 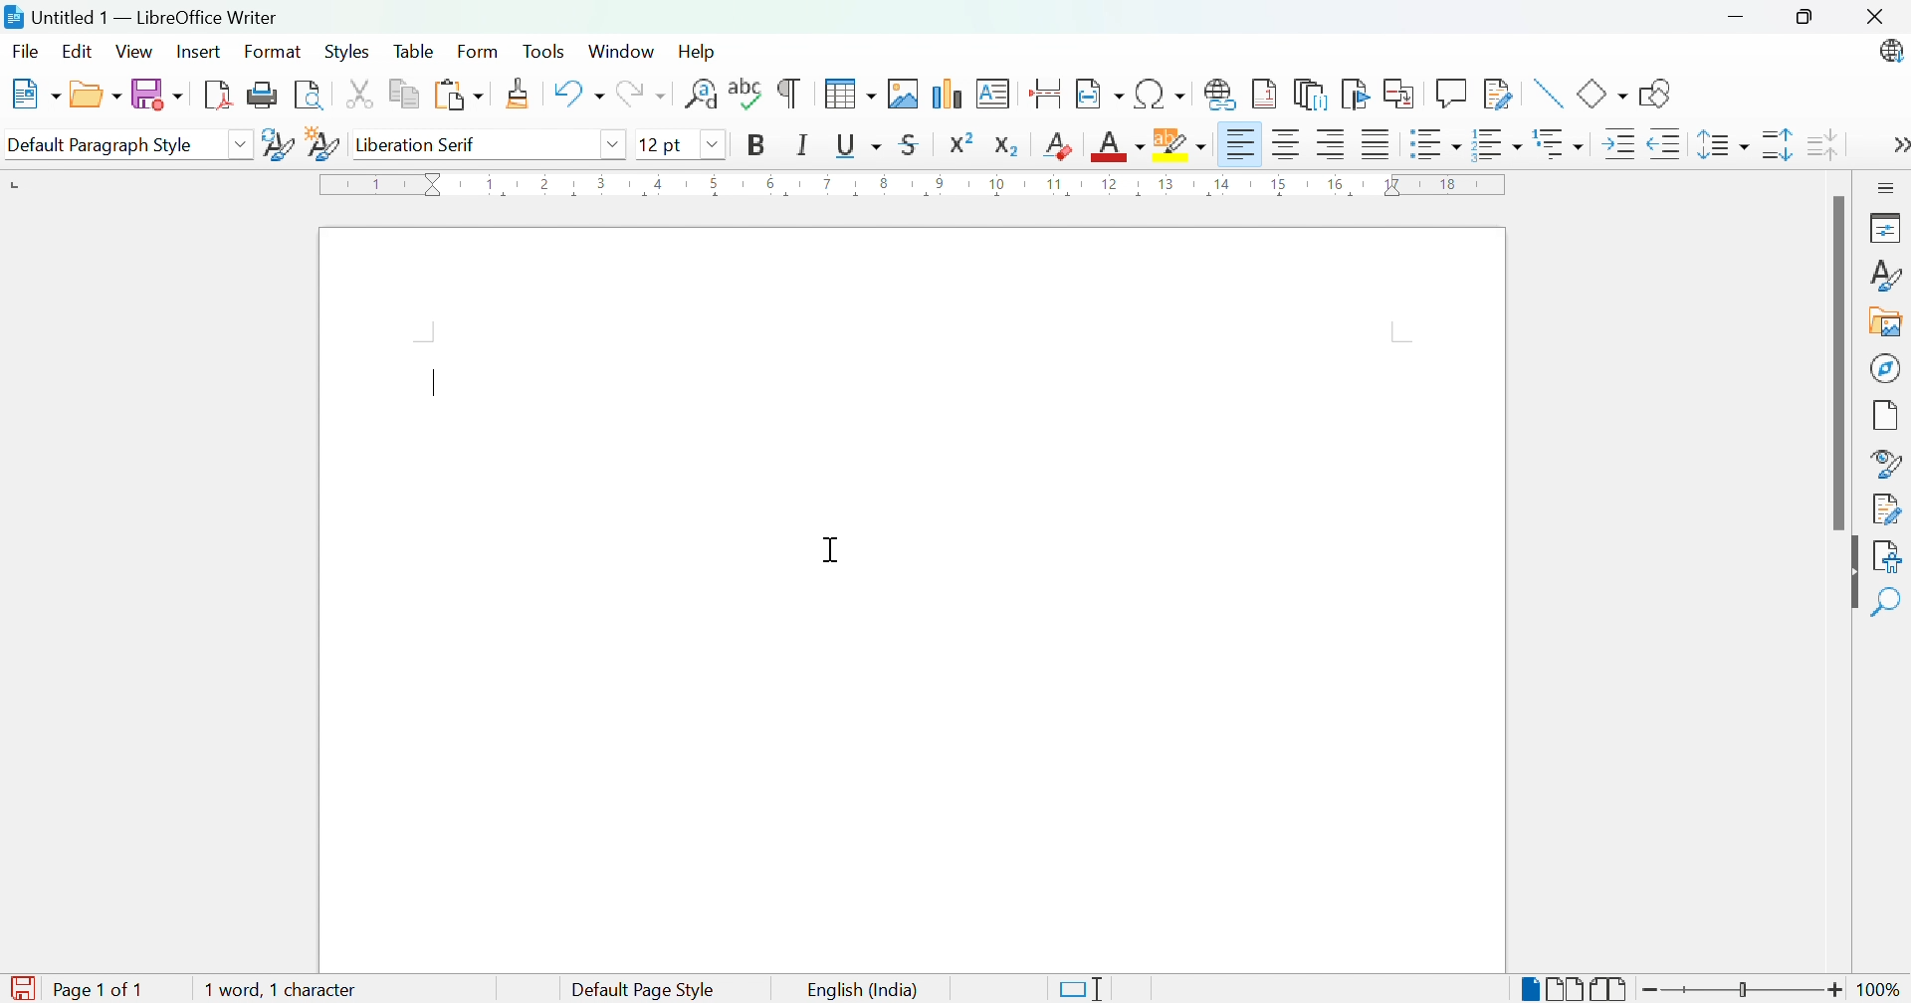 I want to click on Slider, so click(x=1743, y=989).